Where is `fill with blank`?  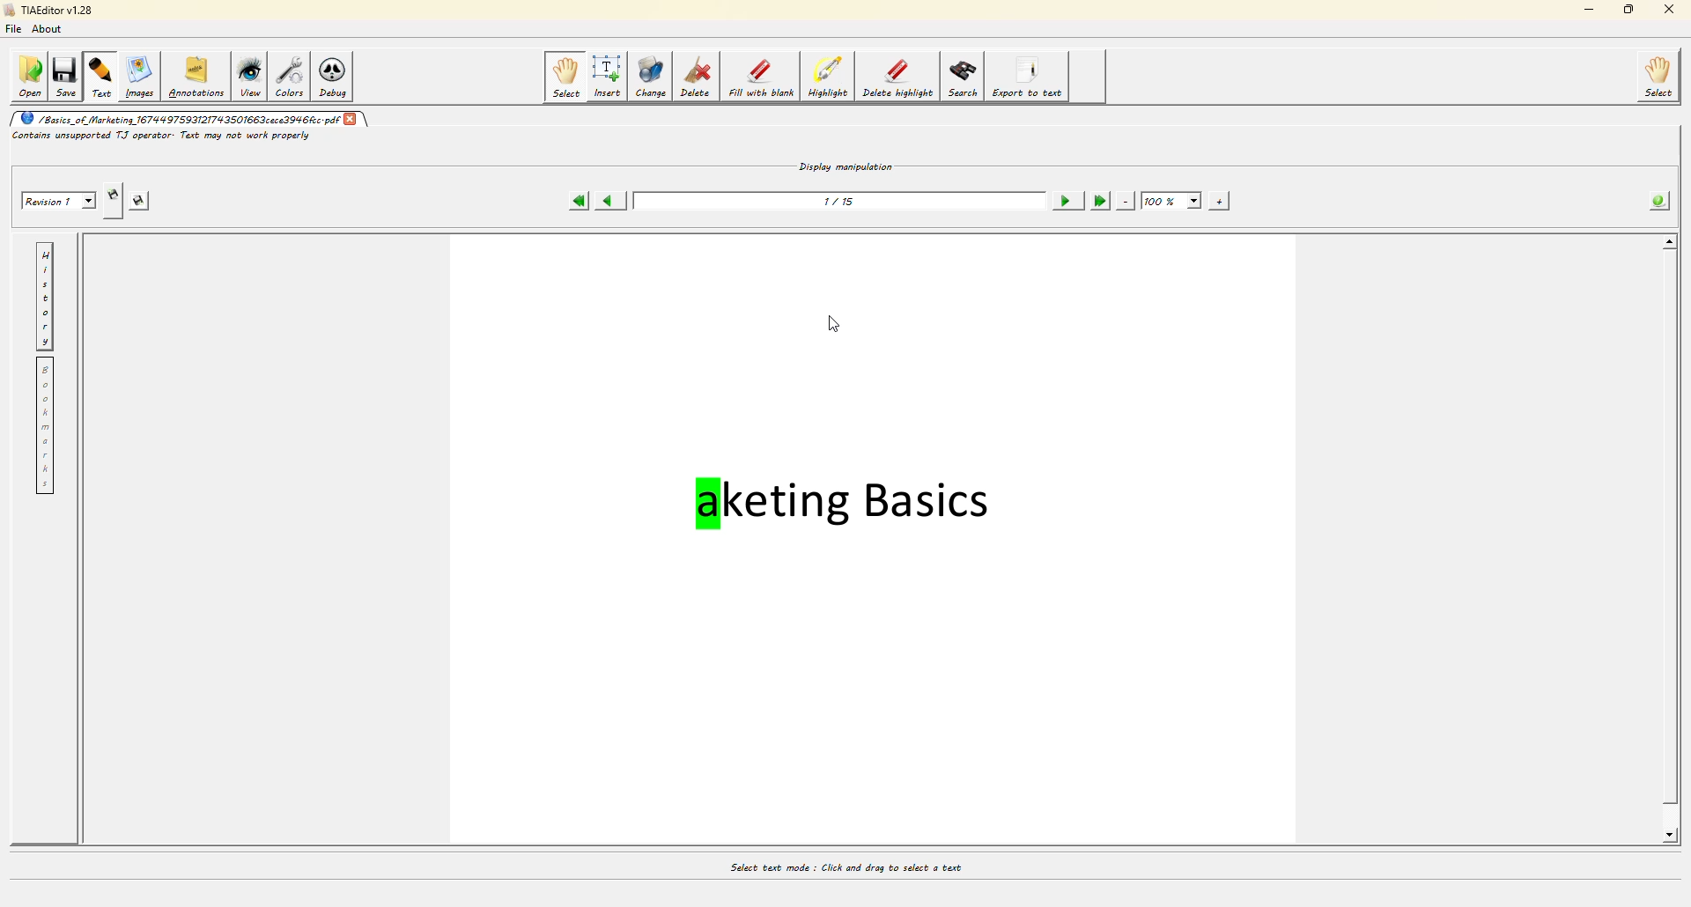 fill with blank is located at coordinates (759, 77).